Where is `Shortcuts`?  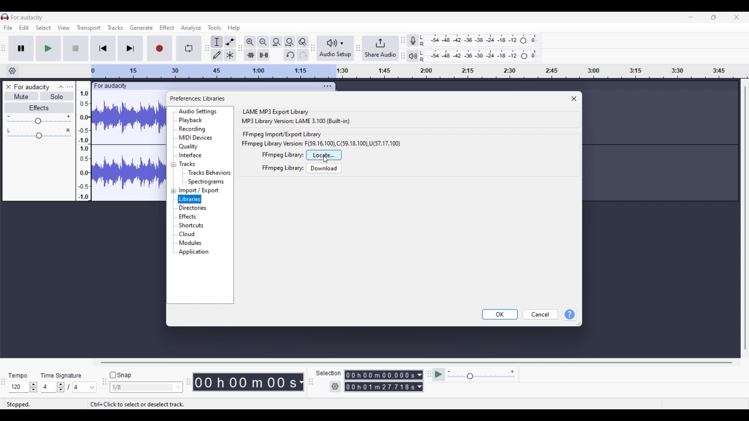 Shortcuts is located at coordinates (192, 225).